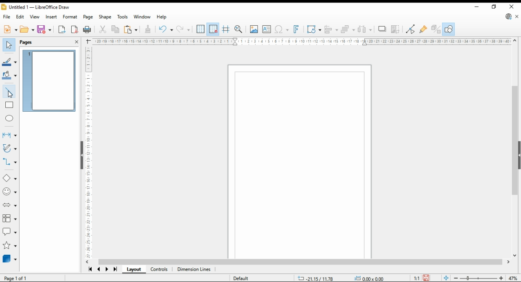 Image resolution: width=521 pixels, height=282 pixels. Describe the element at coordinates (9, 45) in the screenshot. I see `select` at that location.